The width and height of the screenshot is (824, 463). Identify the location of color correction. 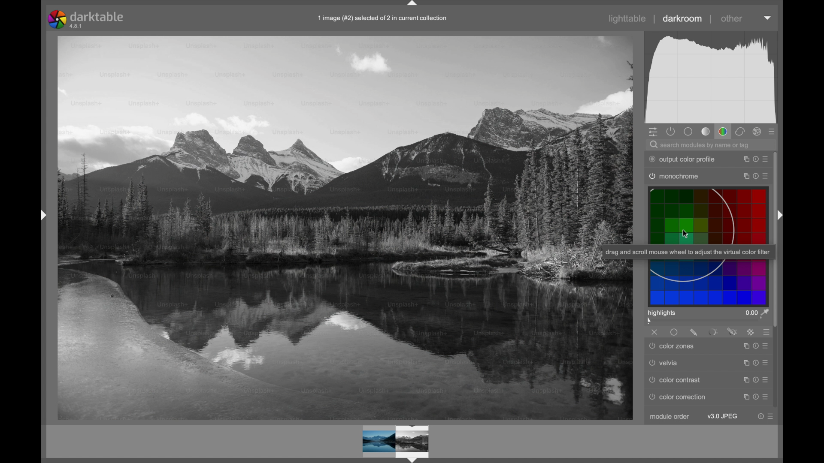
(677, 397).